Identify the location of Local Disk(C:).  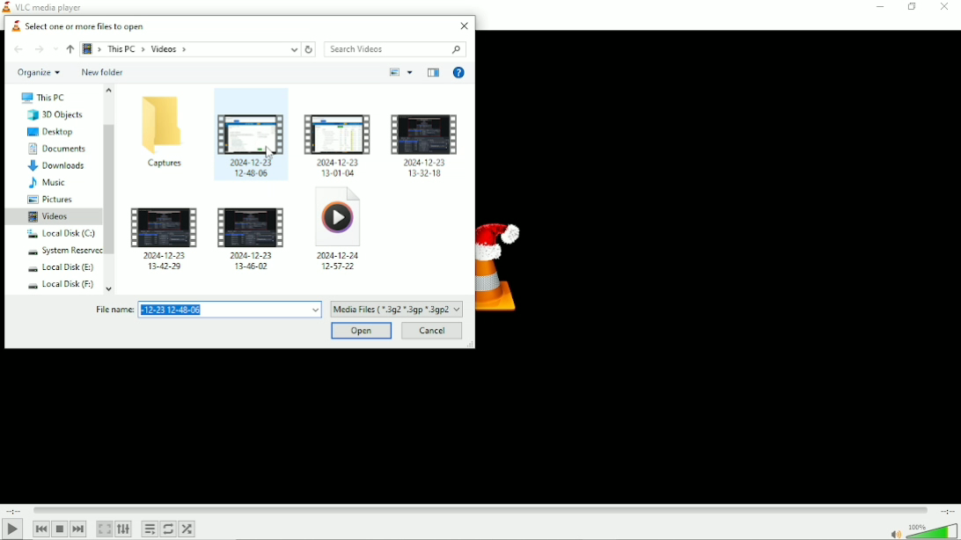
(59, 234).